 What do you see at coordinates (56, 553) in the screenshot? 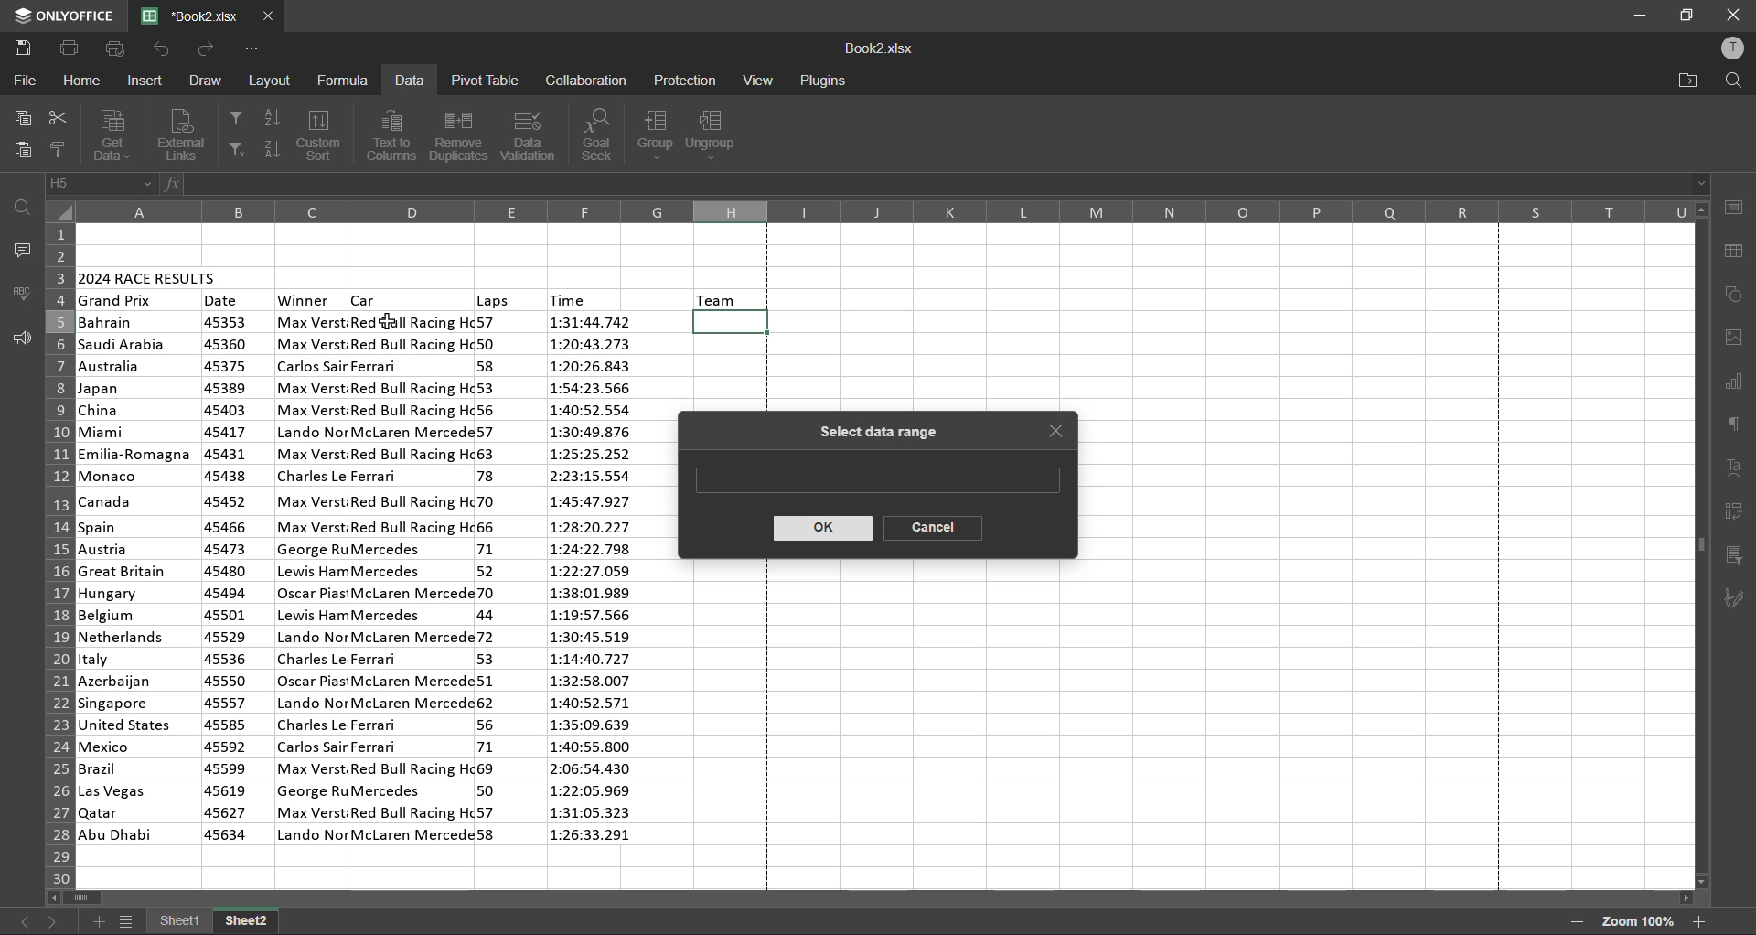
I see `row numbers` at bounding box center [56, 553].